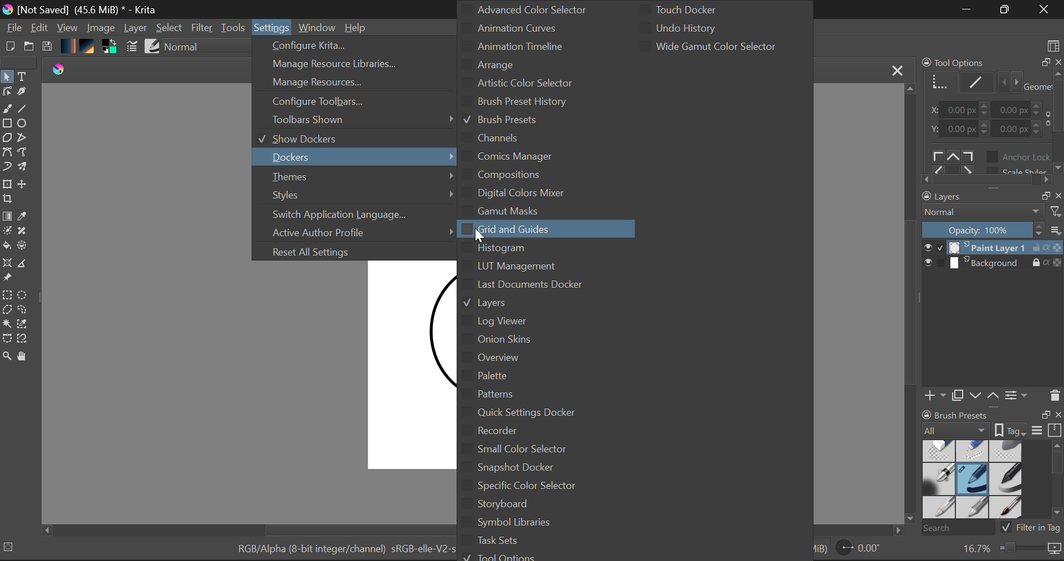 This screenshot has height=561, width=1064. Describe the element at coordinates (711, 47) in the screenshot. I see `Wide Gamut Color Selector` at that location.